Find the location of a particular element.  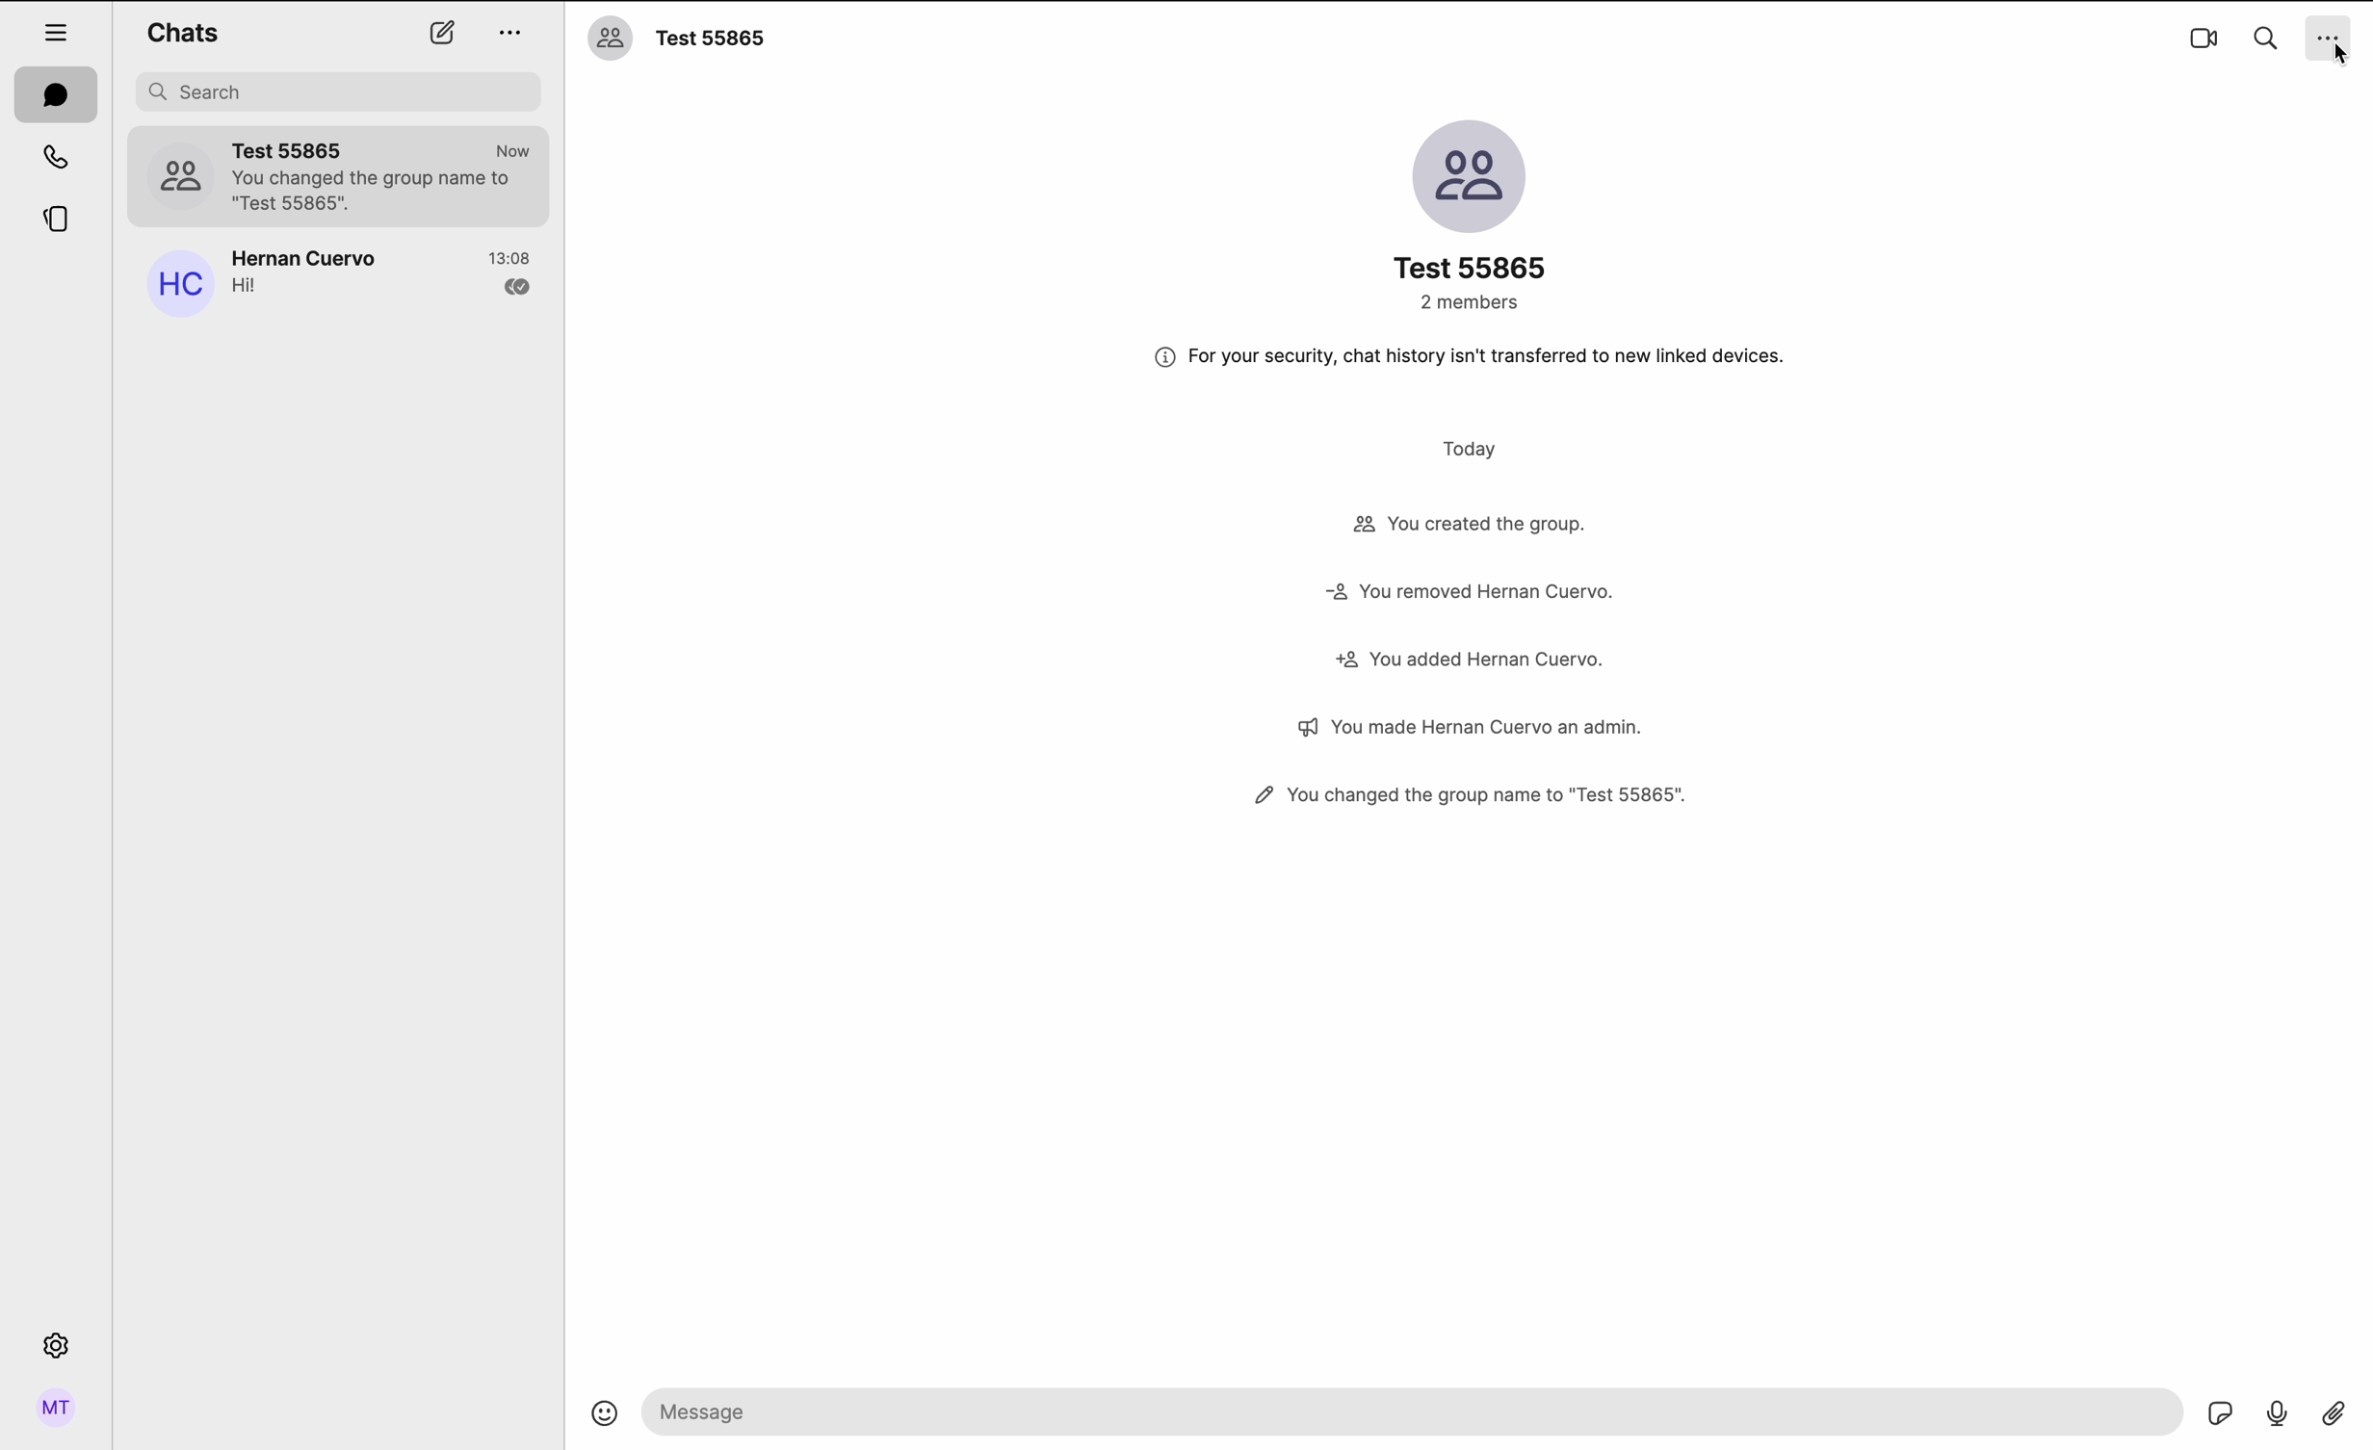

Hernan Cuervo's chat is located at coordinates (385, 279).